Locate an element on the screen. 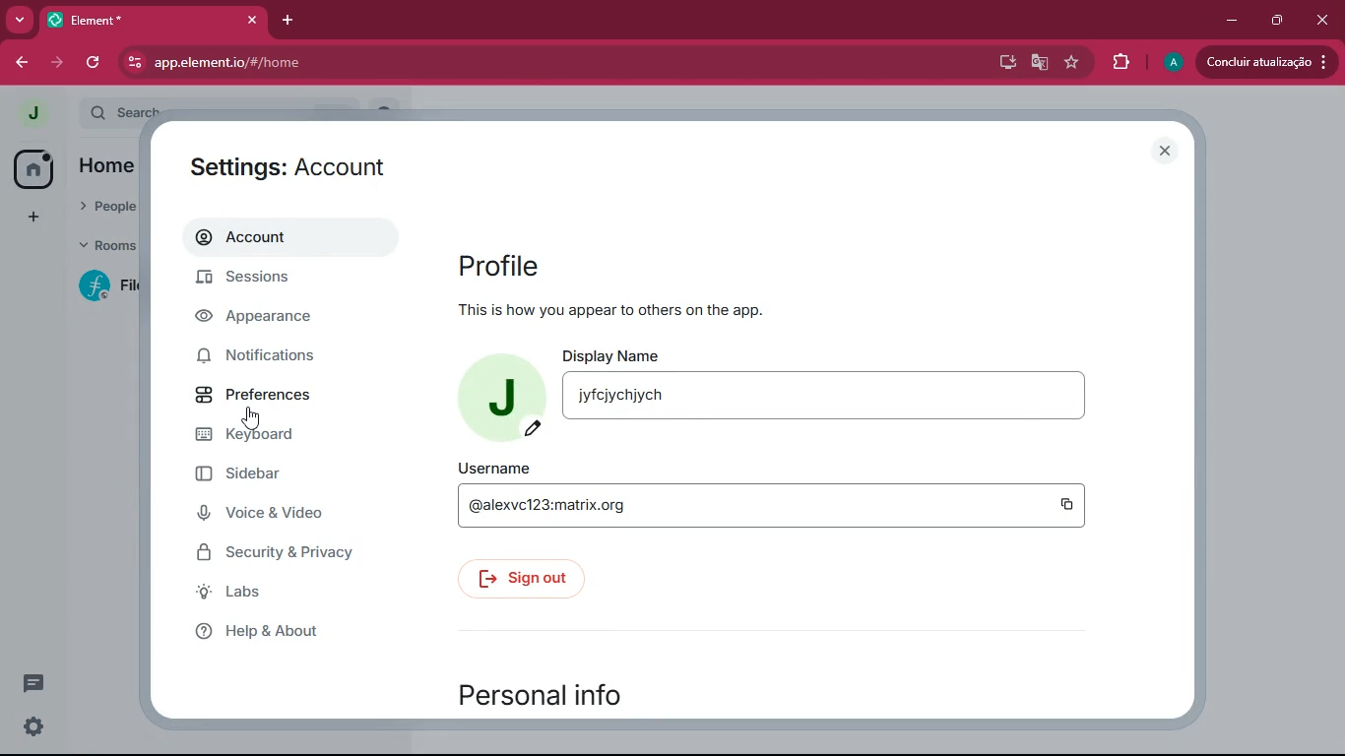 The width and height of the screenshot is (1345, 756). profile this is how you appear to others on the app is located at coordinates (636, 282).